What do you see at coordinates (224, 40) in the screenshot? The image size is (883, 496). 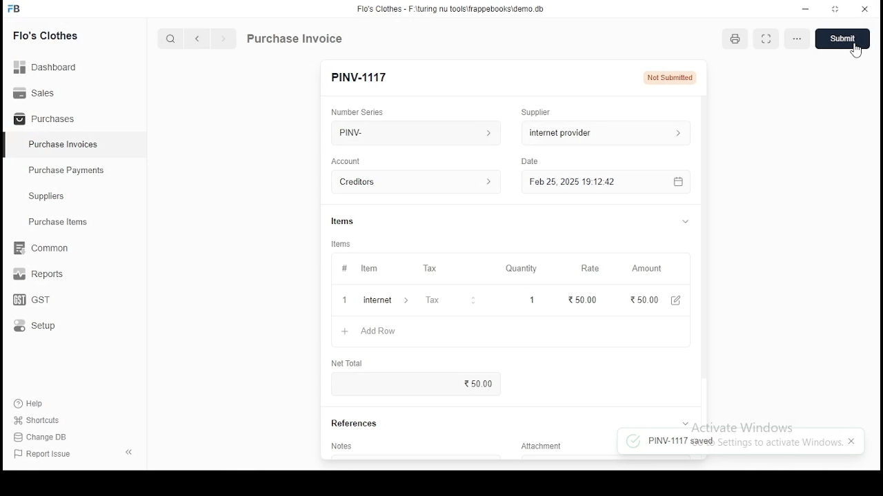 I see `next` at bounding box center [224, 40].